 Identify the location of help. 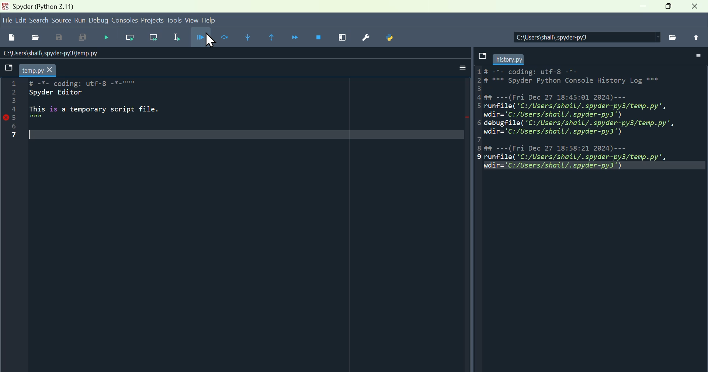
(210, 20).